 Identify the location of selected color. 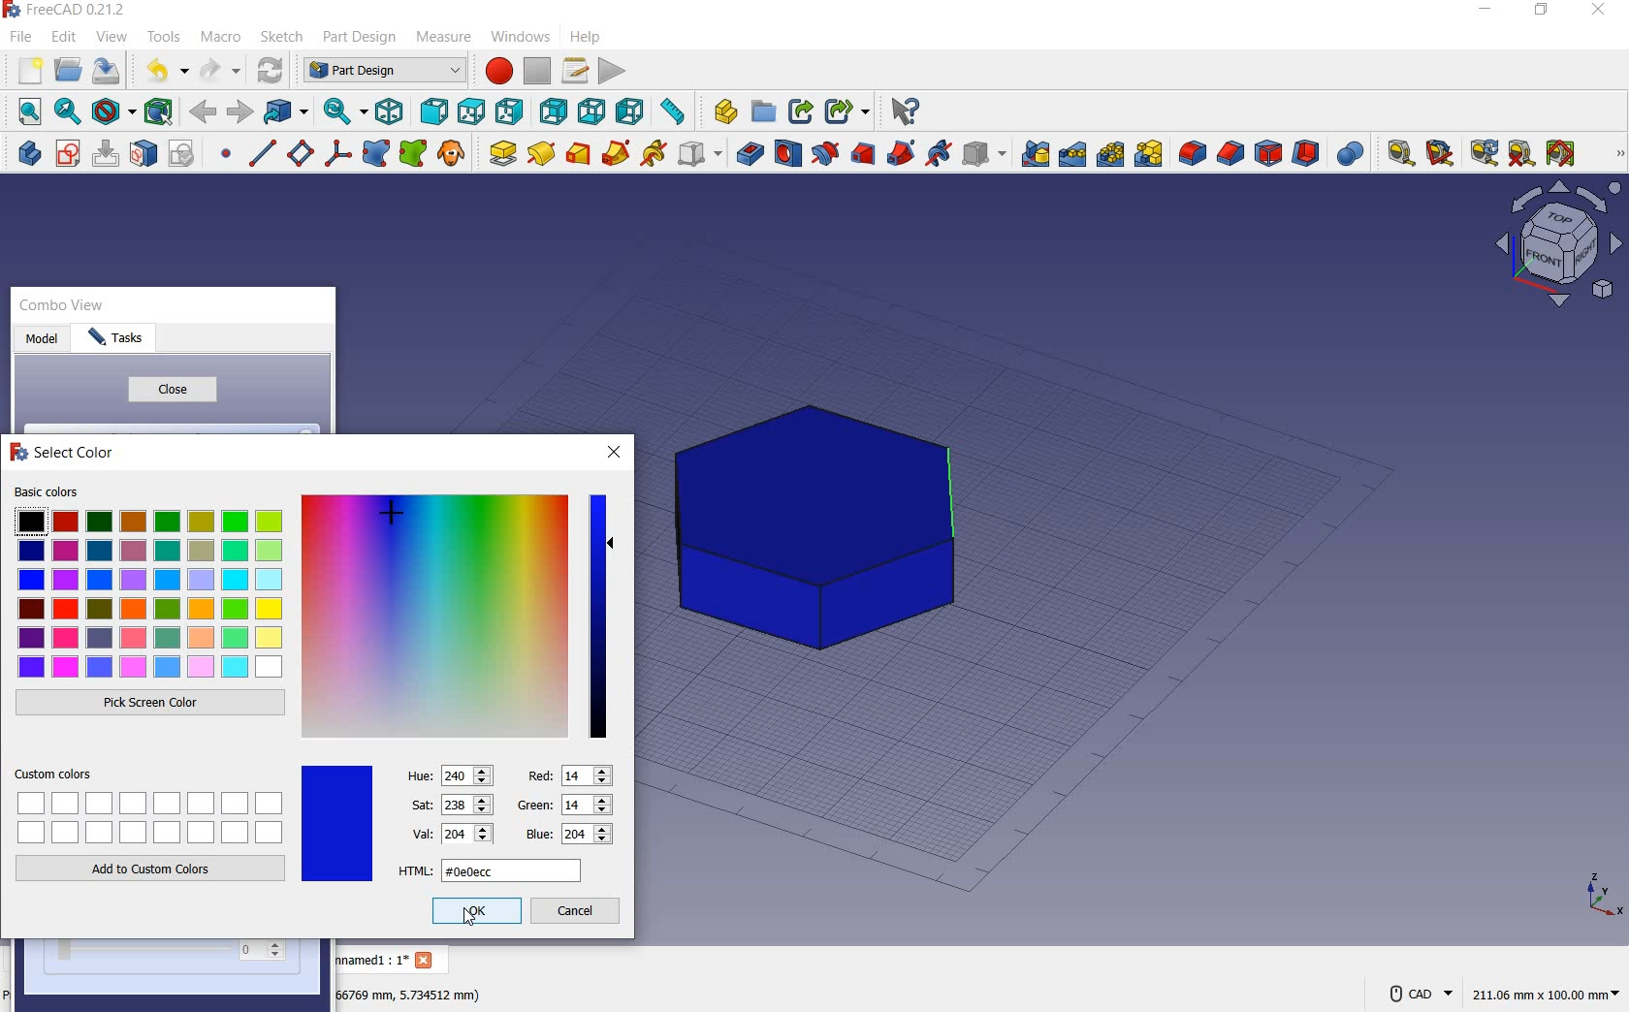
(336, 823).